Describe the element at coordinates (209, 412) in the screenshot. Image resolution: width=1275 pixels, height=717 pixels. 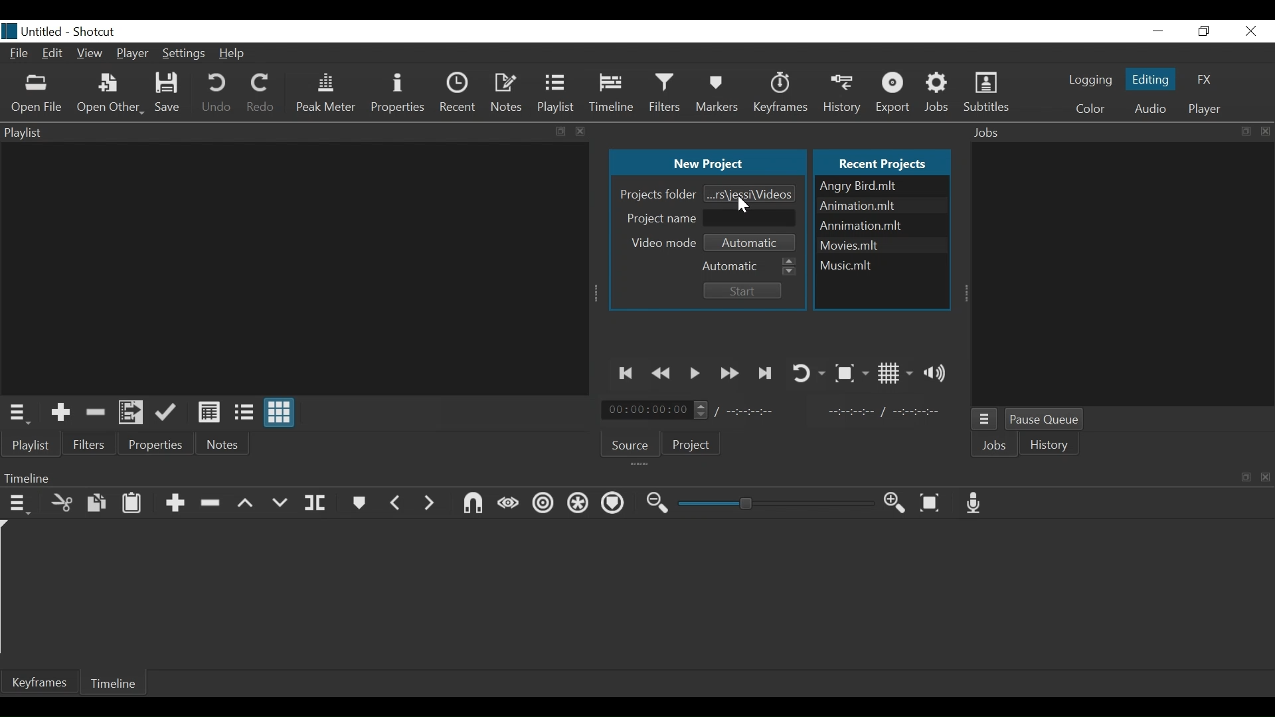
I see `View as Detail` at that location.